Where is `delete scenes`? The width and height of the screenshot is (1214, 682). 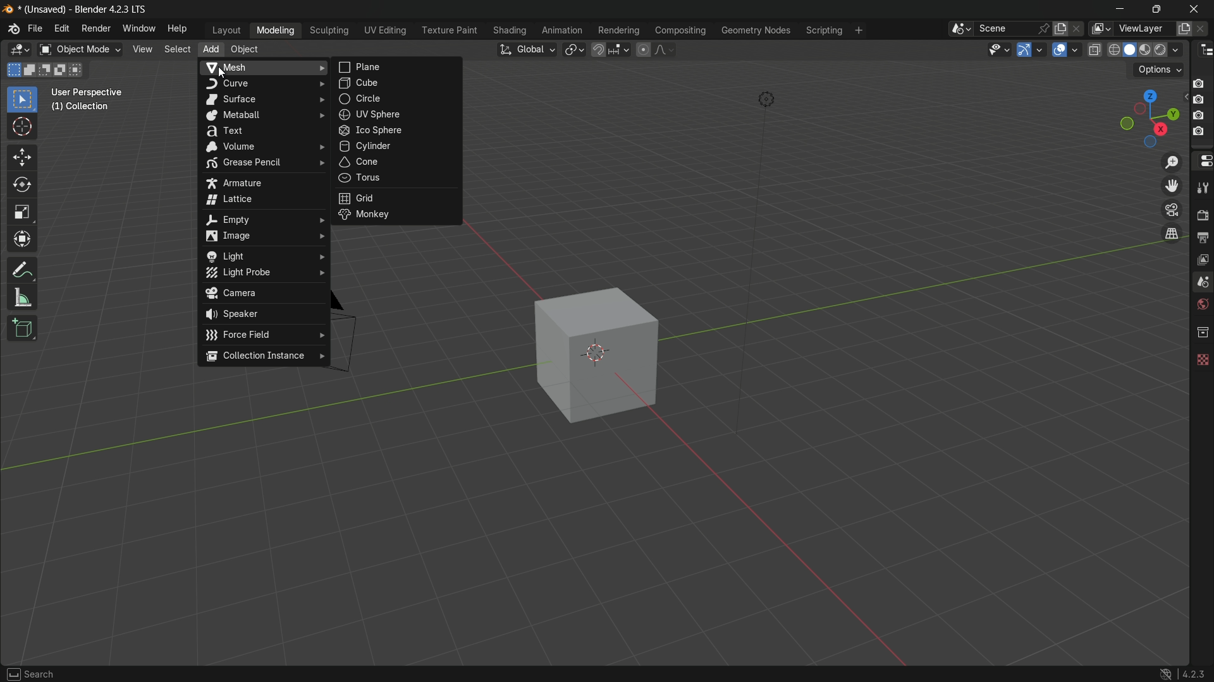
delete scenes is located at coordinates (1080, 30).